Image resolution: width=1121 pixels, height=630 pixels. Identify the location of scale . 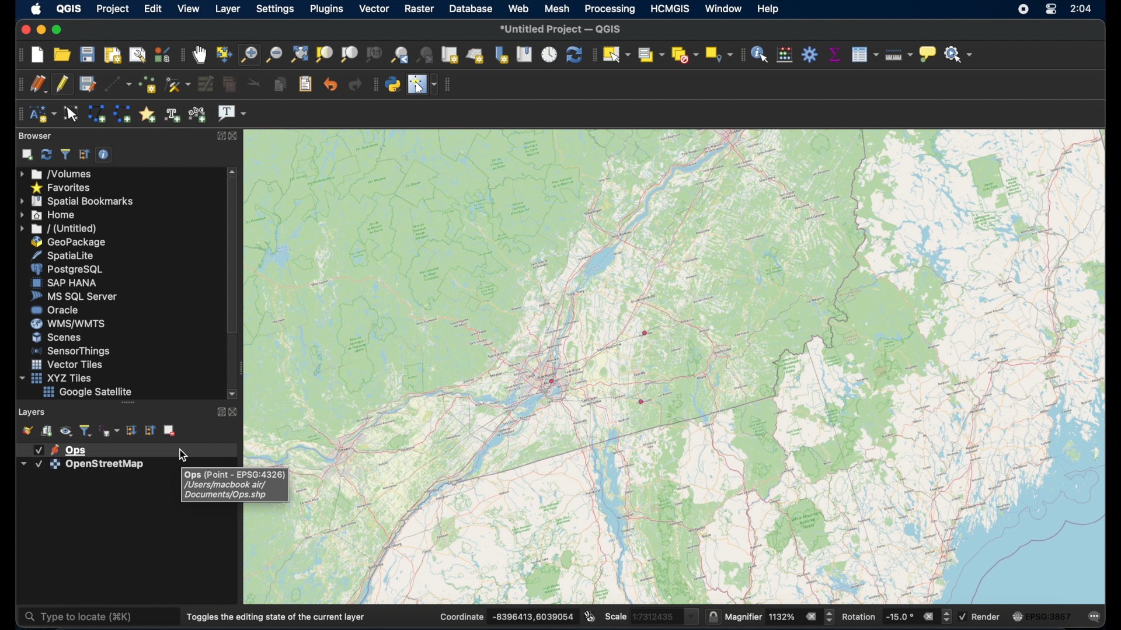
(649, 617).